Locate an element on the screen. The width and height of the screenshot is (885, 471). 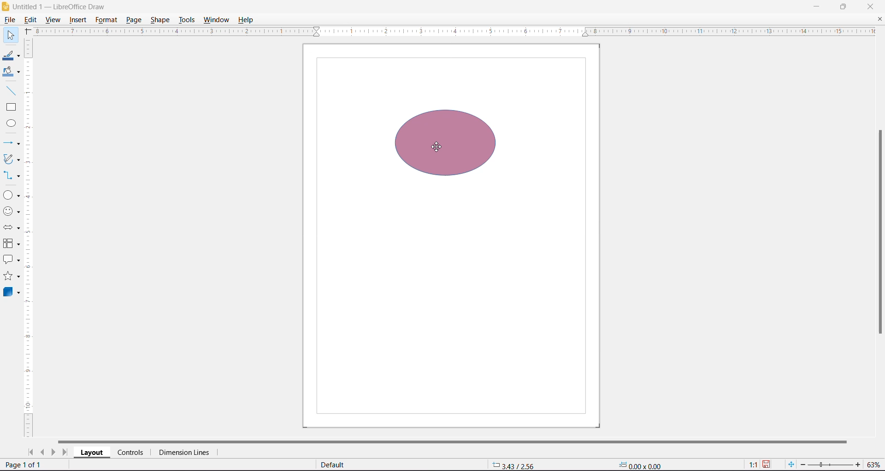
Object Position is located at coordinates (513, 465).